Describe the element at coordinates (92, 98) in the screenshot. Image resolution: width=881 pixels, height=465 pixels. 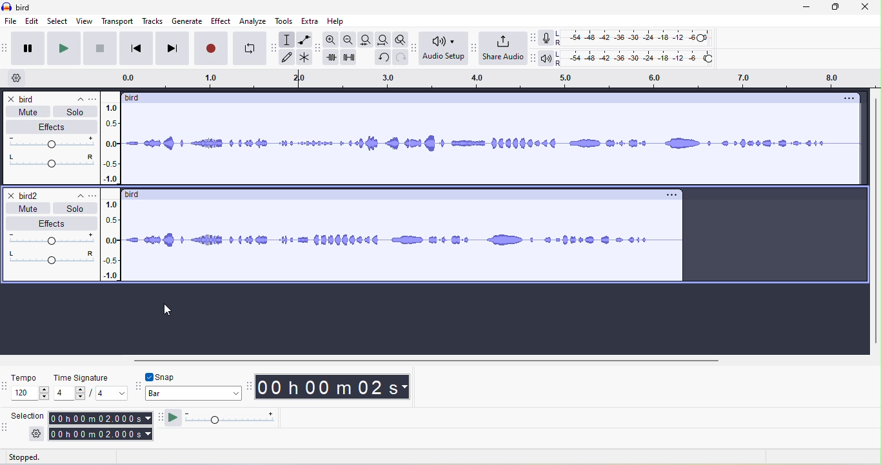
I see `open menu` at that location.